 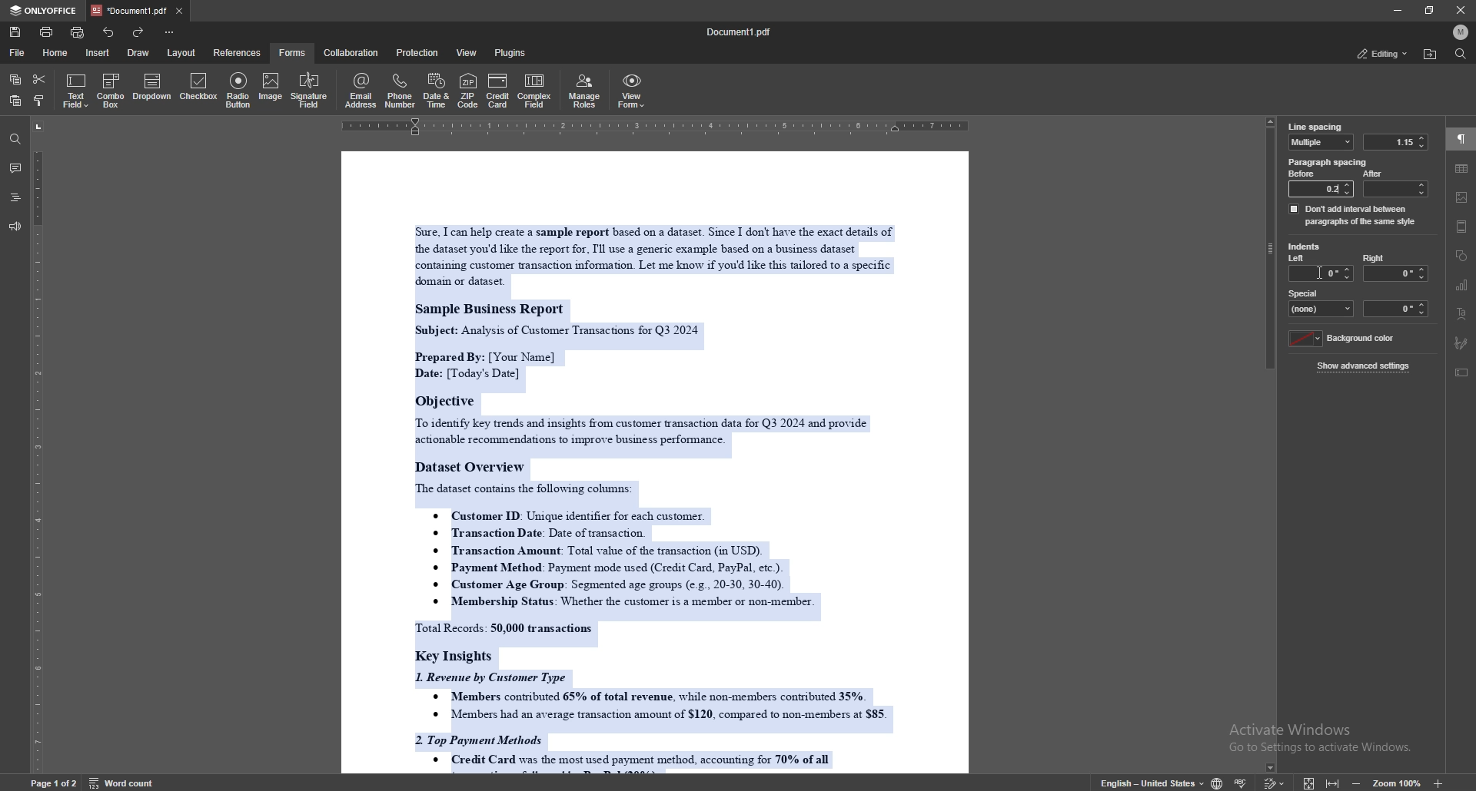 I want to click on layout, so click(x=181, y=53).